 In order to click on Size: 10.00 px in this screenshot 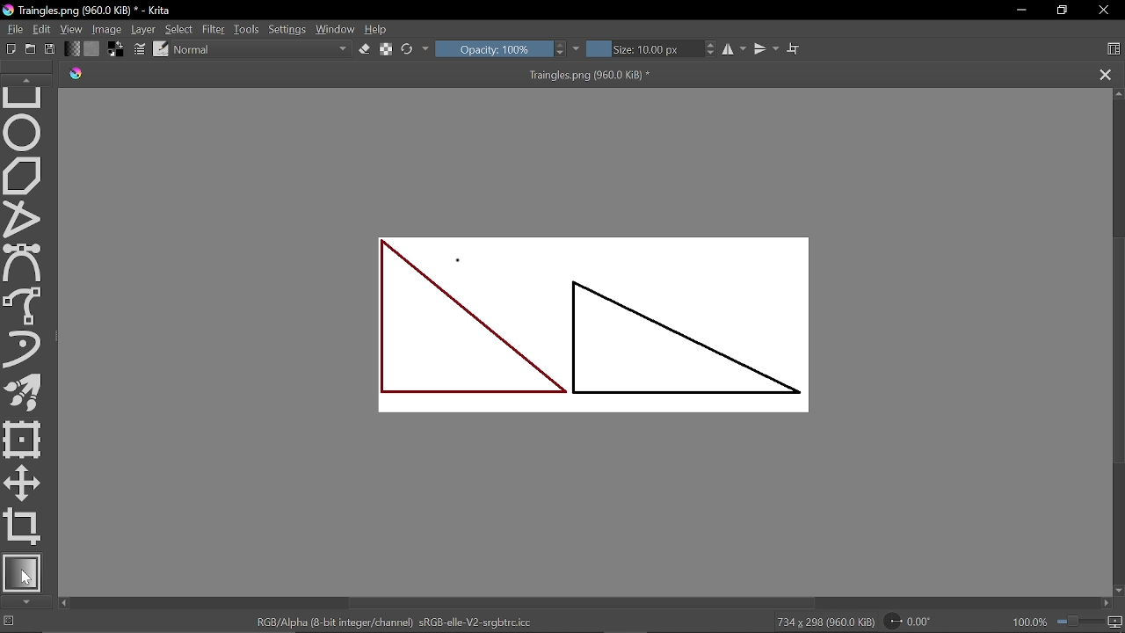, I will do `click(642, 50)`.